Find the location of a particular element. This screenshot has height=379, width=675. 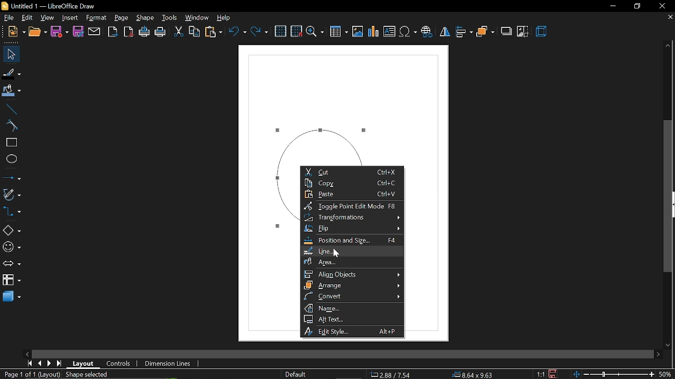

page style (Default) is located at coordinates (298, 374).